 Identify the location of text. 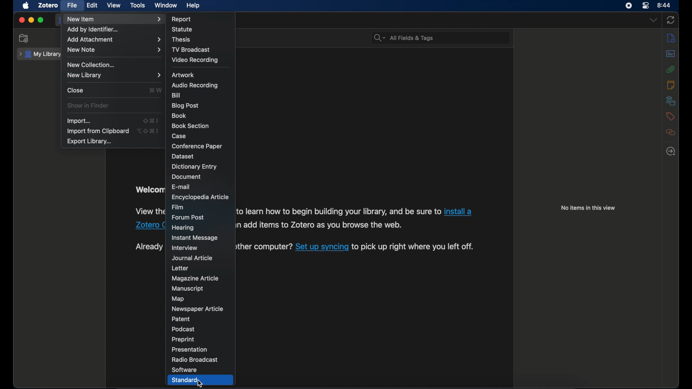
(149, 247).